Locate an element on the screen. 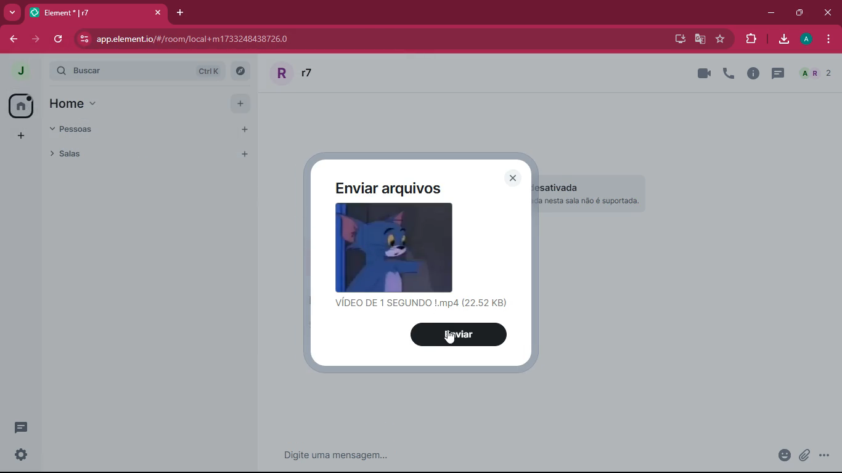 The image size is (842, 473). settings is located at coordinates (20, 455).